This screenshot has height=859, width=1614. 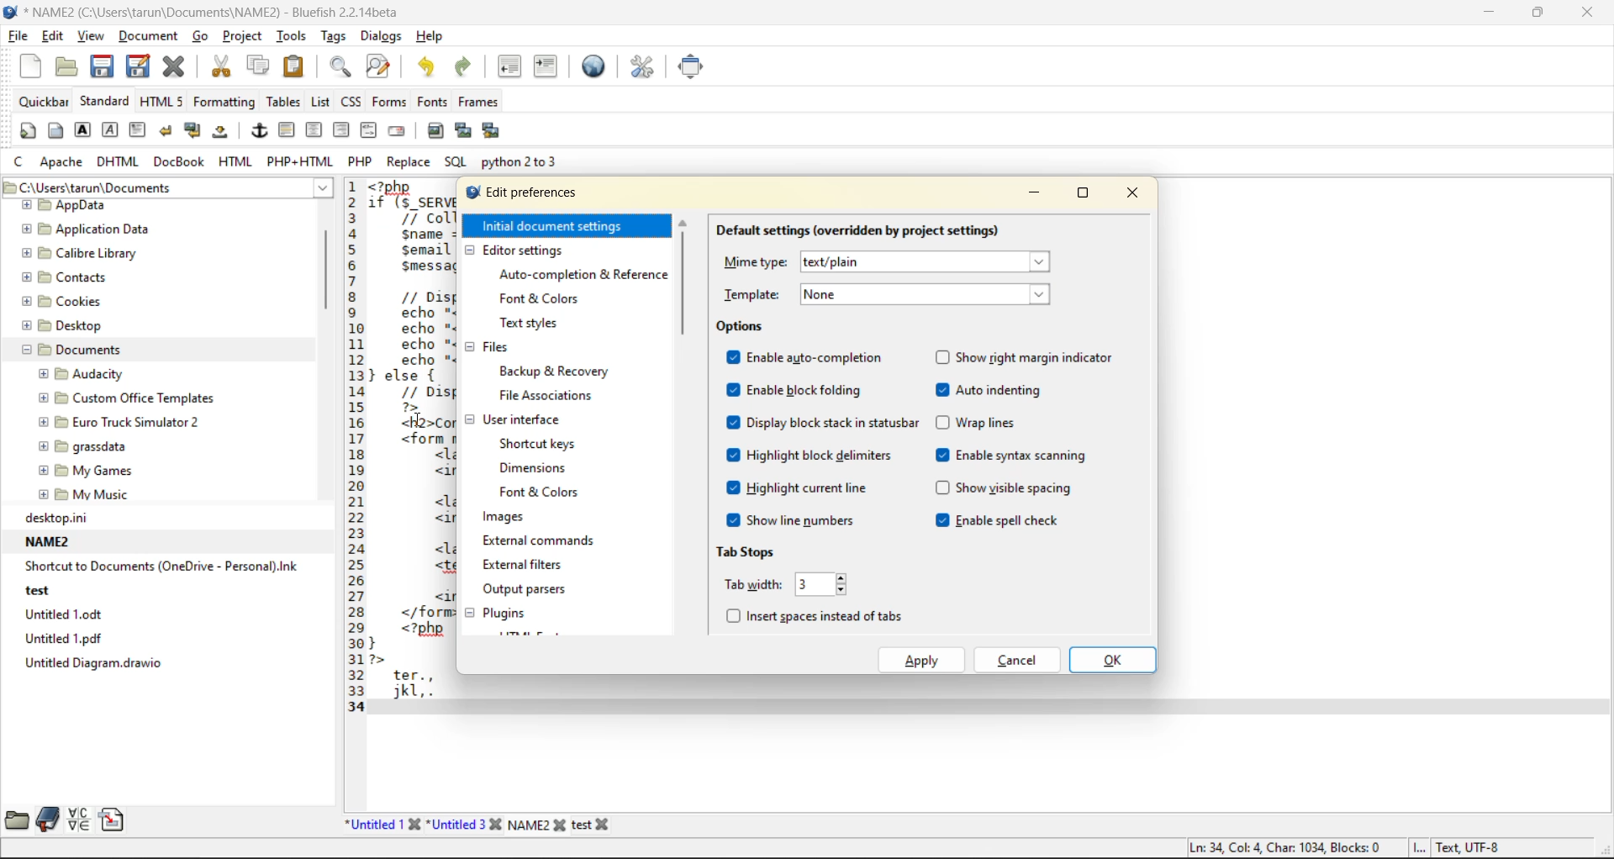 What do you see at coordinates (45, 101) in the screenshot?
I see `quickbar` at bounding box center [45, 101].